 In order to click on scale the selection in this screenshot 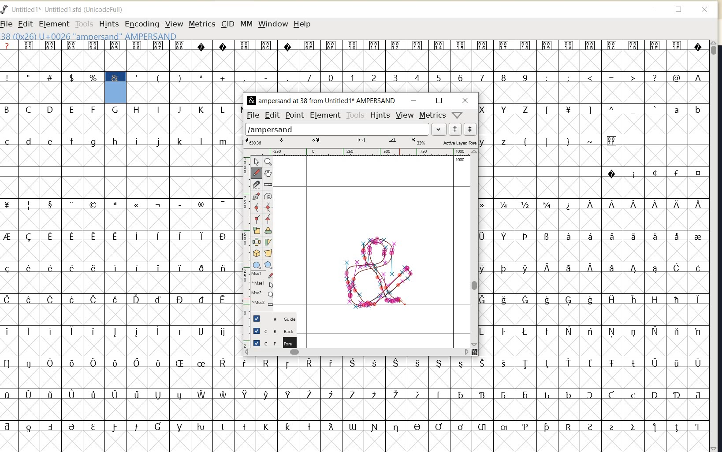, I will do `click(256, 230)`.